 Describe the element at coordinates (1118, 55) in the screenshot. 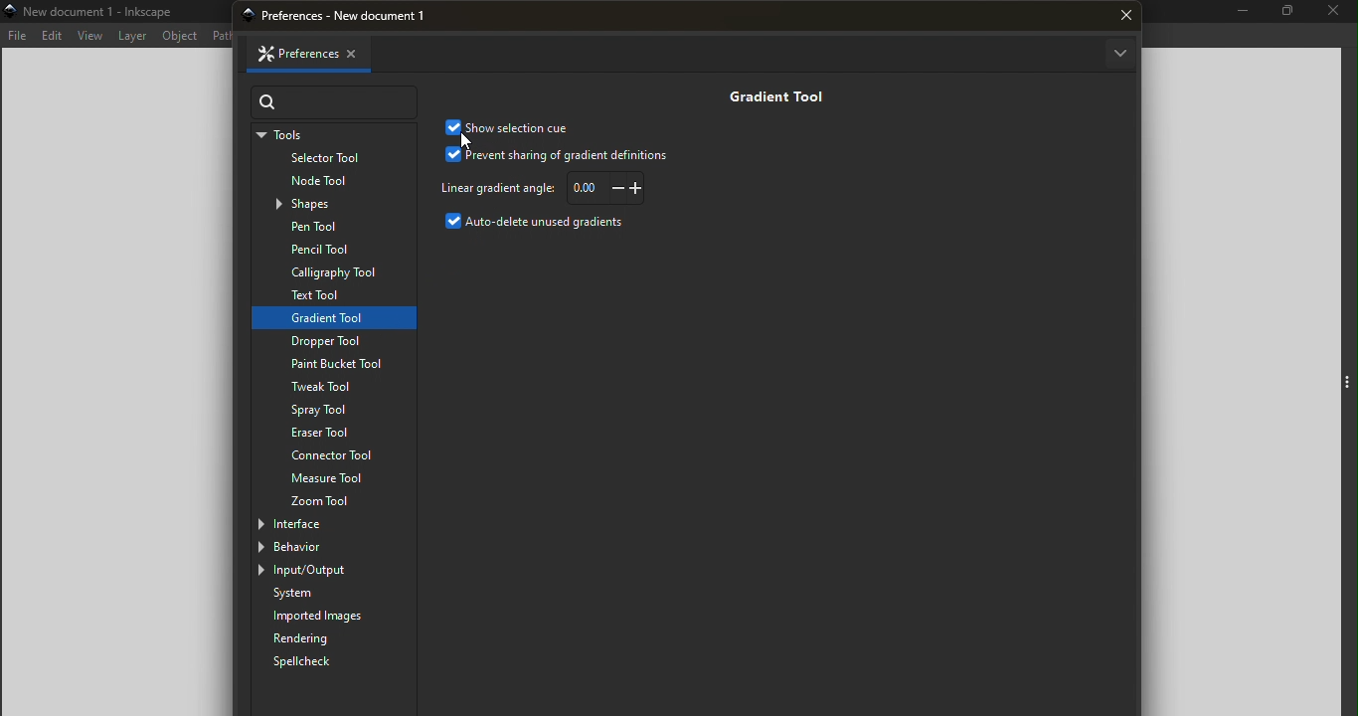

I see `More options` at that location.